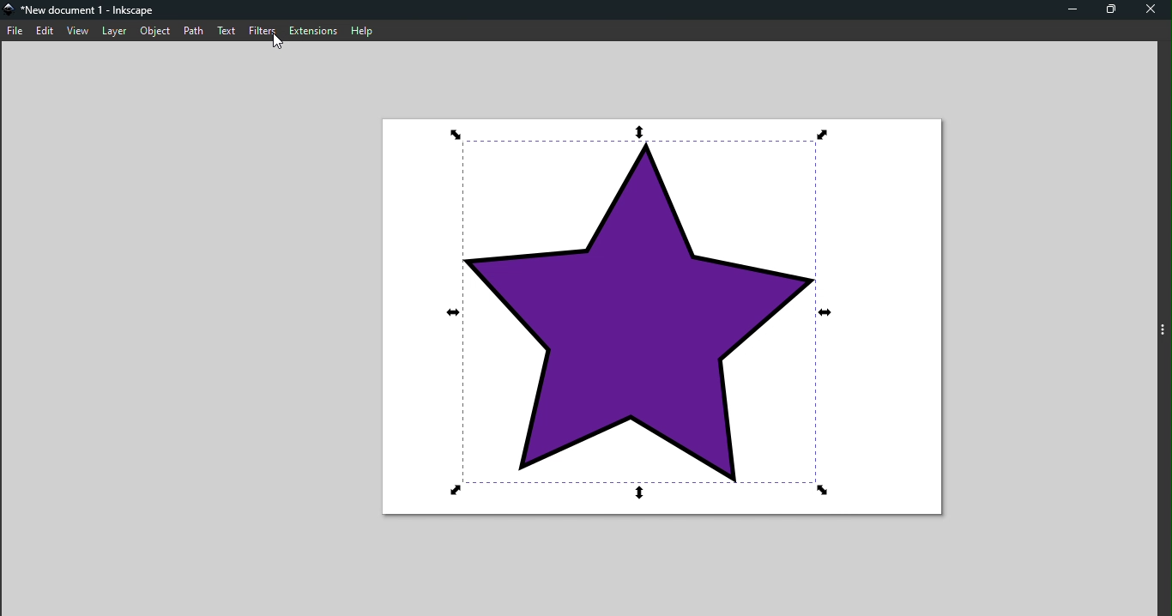  Describe the element at coordinates (360, 29) in the screenshot. I see `Help` at that location.